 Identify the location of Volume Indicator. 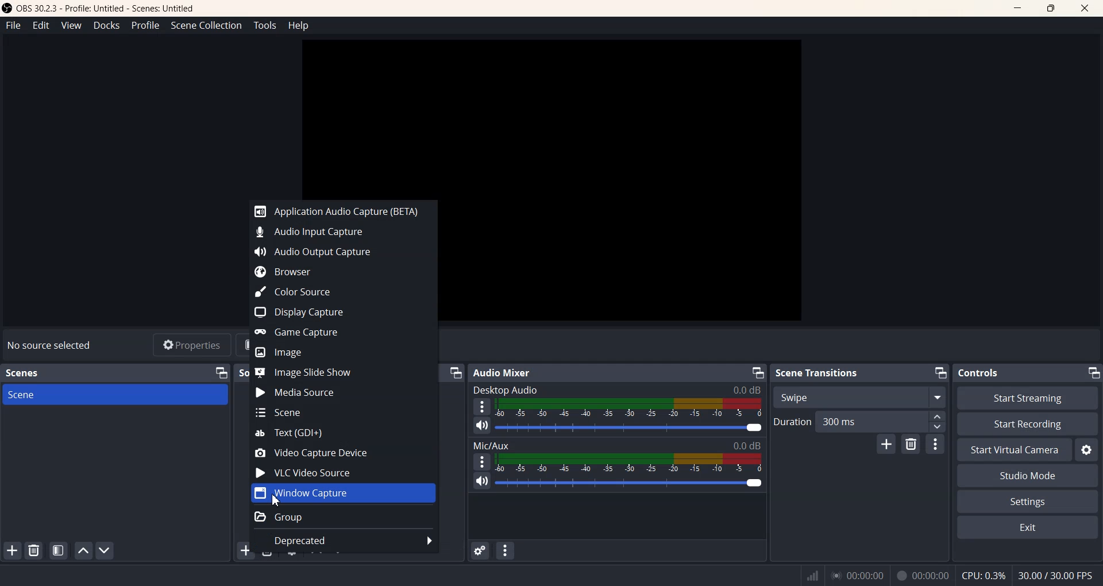
(630, 407).